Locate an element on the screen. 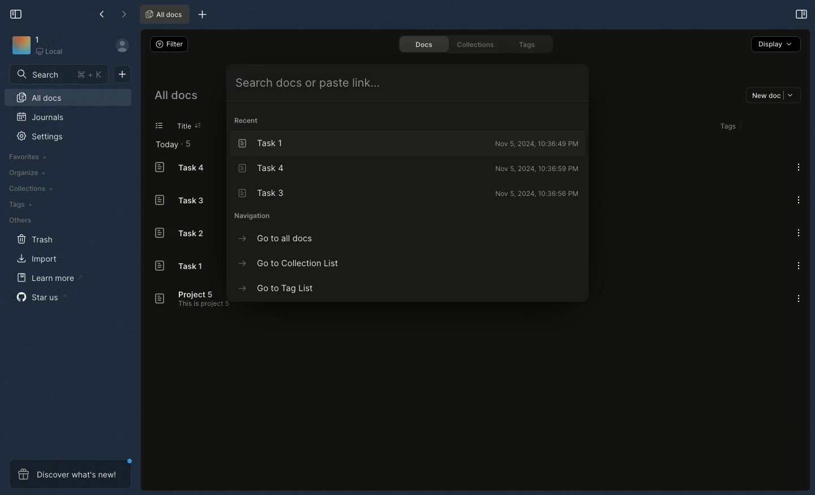 This screenshot has height=495, width=815. List view is located at coordinates (160, 126).